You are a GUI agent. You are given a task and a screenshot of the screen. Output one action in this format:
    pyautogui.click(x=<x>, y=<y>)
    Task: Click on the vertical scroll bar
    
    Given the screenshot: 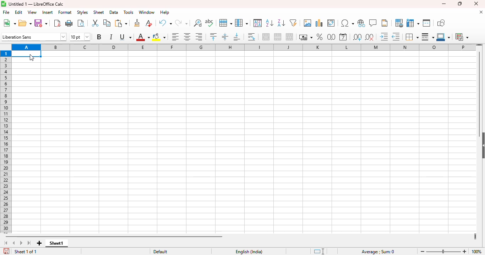 What is the action you would take?
    pyautogui.click(x=480, y=93)
    